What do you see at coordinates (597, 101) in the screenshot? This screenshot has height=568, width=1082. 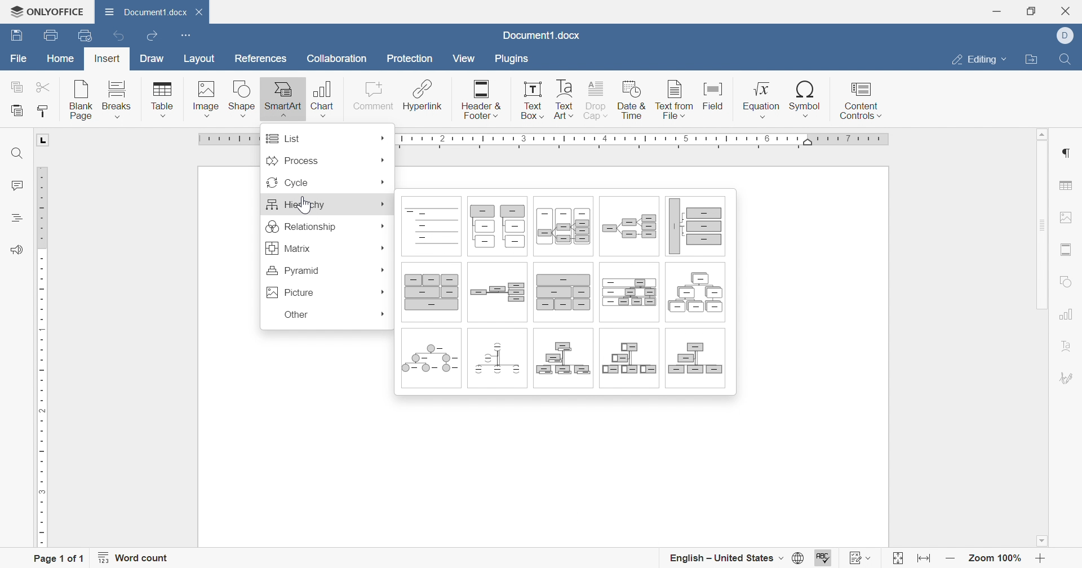 I see `Drop cap` at bounding box center [597, 101].